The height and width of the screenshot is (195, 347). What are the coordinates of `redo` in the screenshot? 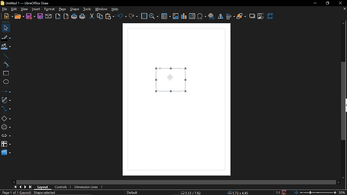 It's located at (133, 18).